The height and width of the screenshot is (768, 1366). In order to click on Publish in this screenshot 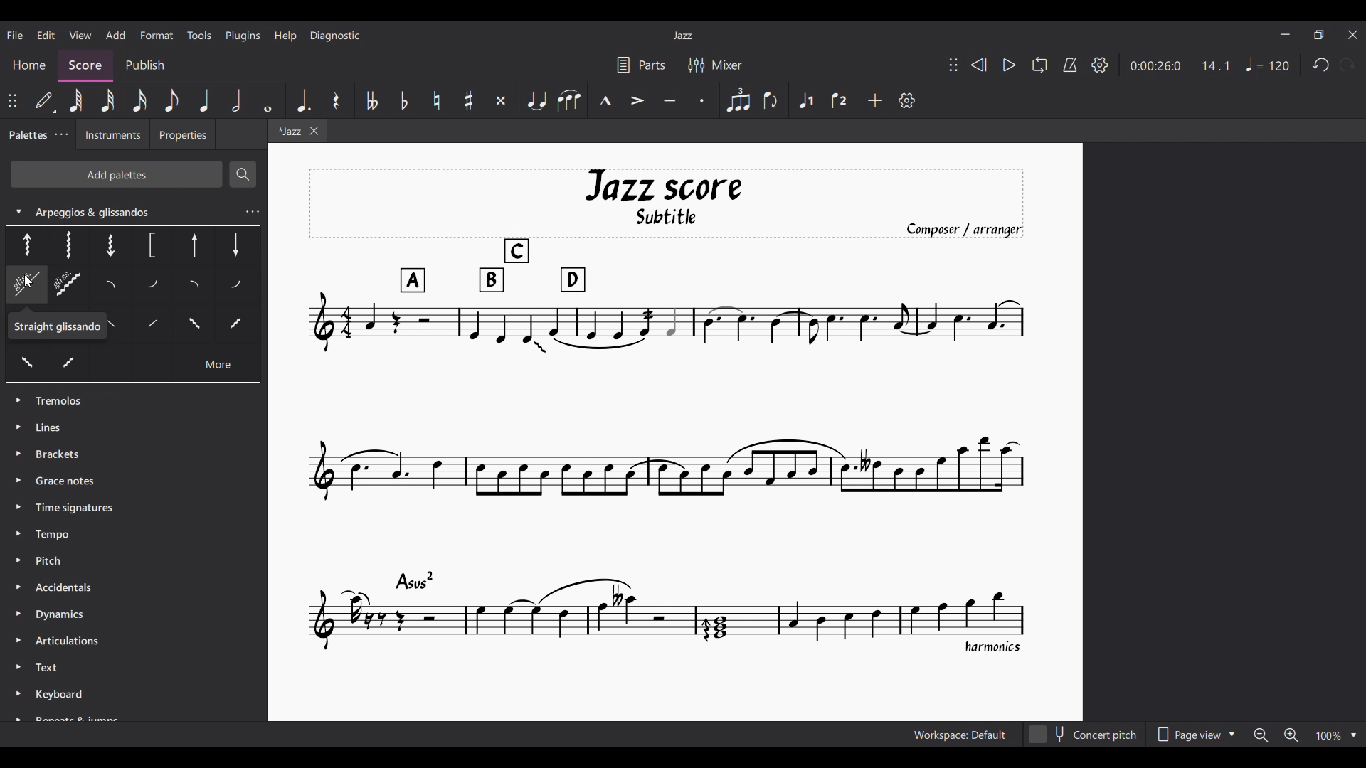, I will do `click(146, 66)`.